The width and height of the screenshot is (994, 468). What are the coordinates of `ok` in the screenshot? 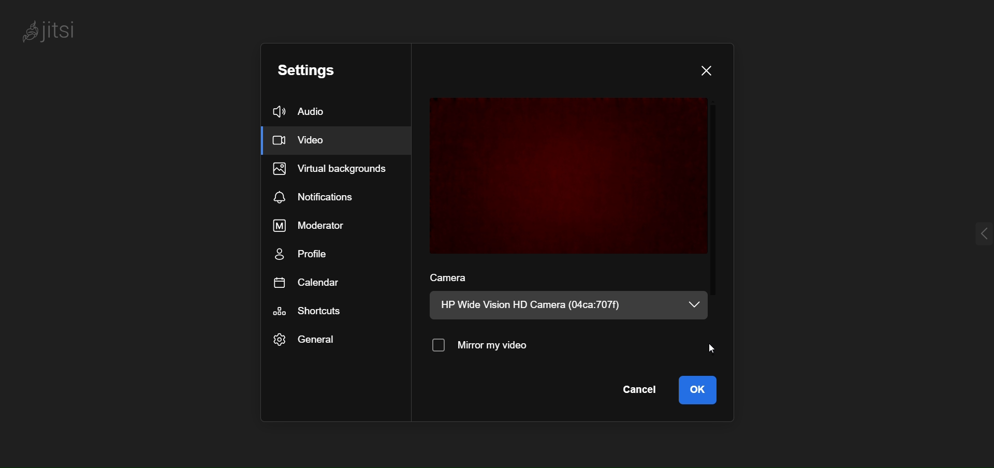 It's located at (701, 391).